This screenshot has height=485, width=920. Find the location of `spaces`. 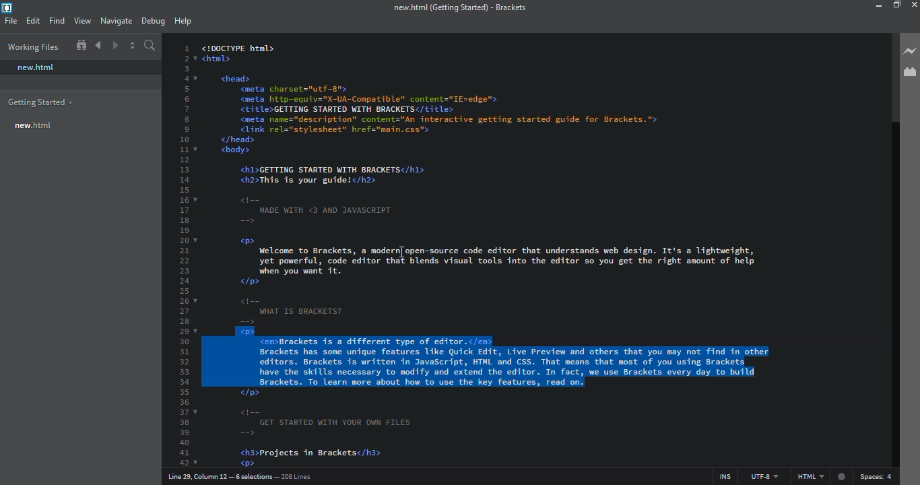

spaces is located at coordinates (877, 478).